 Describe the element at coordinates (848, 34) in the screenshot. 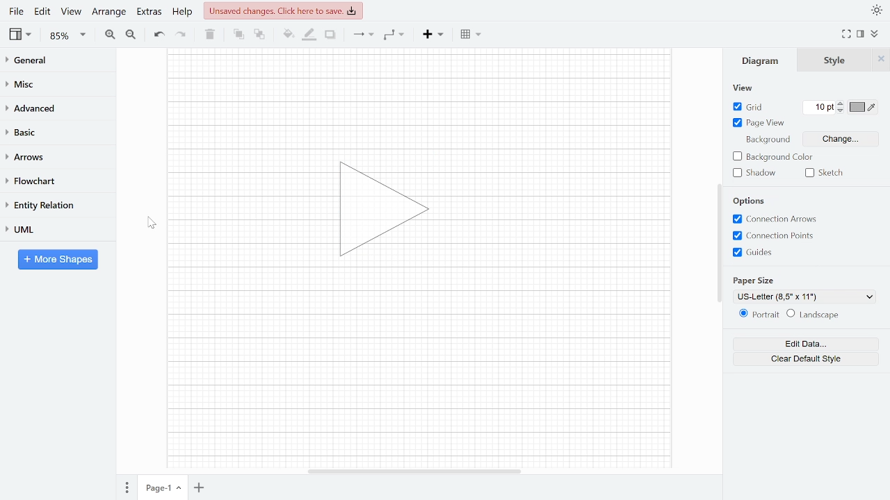

I see `Fullscreen` at that location.